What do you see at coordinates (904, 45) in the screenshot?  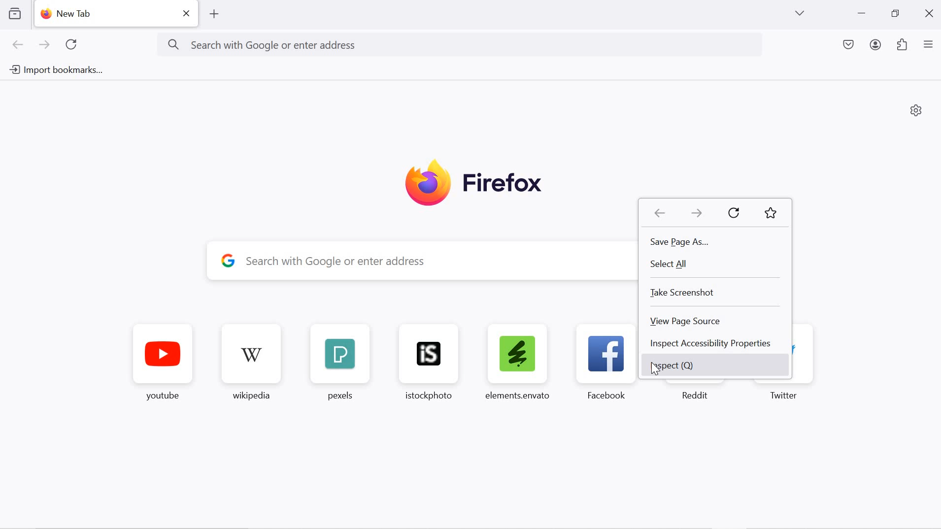 I see `extensions` at bounding box center [904, 45].